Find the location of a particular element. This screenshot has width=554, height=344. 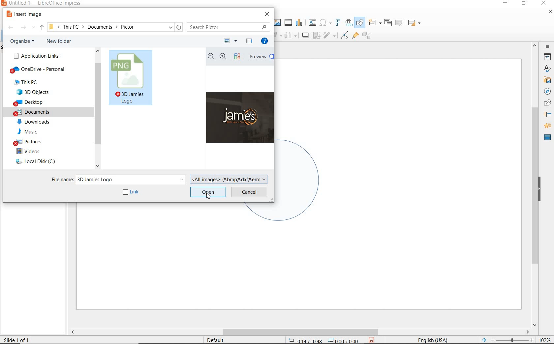

hide the preview pane is located at coordinates (249, 42).